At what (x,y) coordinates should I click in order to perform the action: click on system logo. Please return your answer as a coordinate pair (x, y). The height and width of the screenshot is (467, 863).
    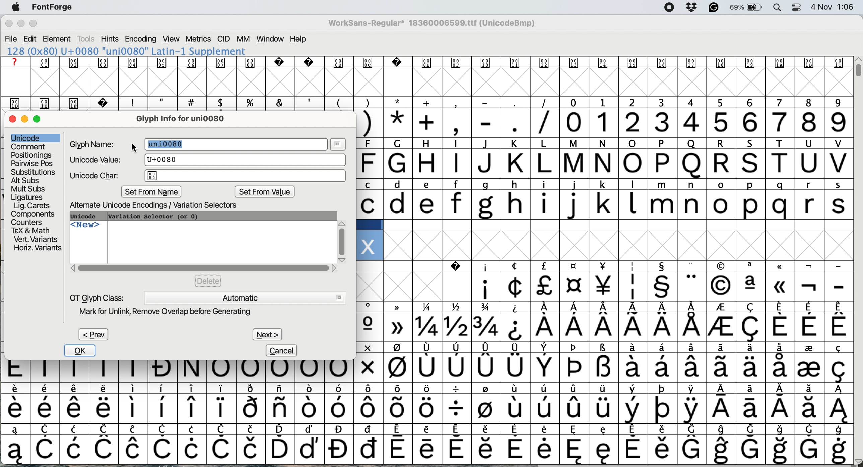
    Looking at the image, I should click on (19, 7).